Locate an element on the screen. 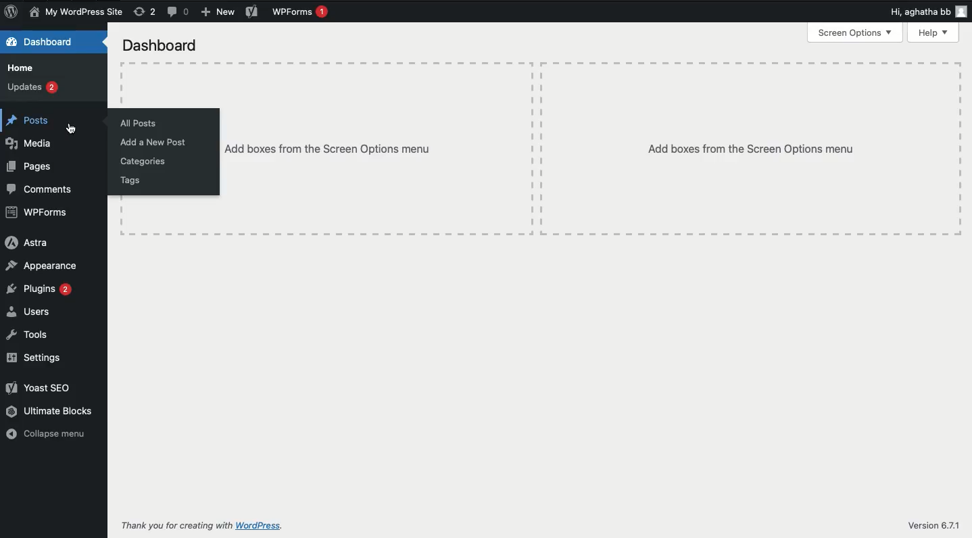 The image size is (972, 538). Add new post is located at coordinates (158, 143).